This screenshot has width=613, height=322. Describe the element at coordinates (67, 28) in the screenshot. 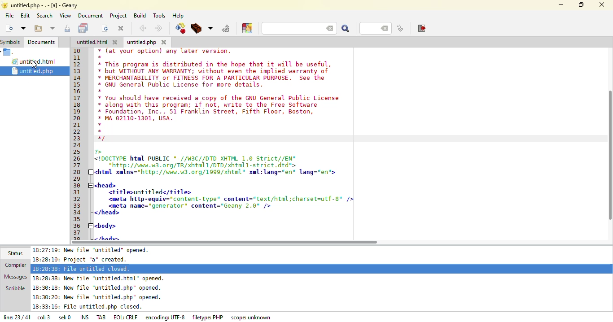

I see `save current fle` at that location.